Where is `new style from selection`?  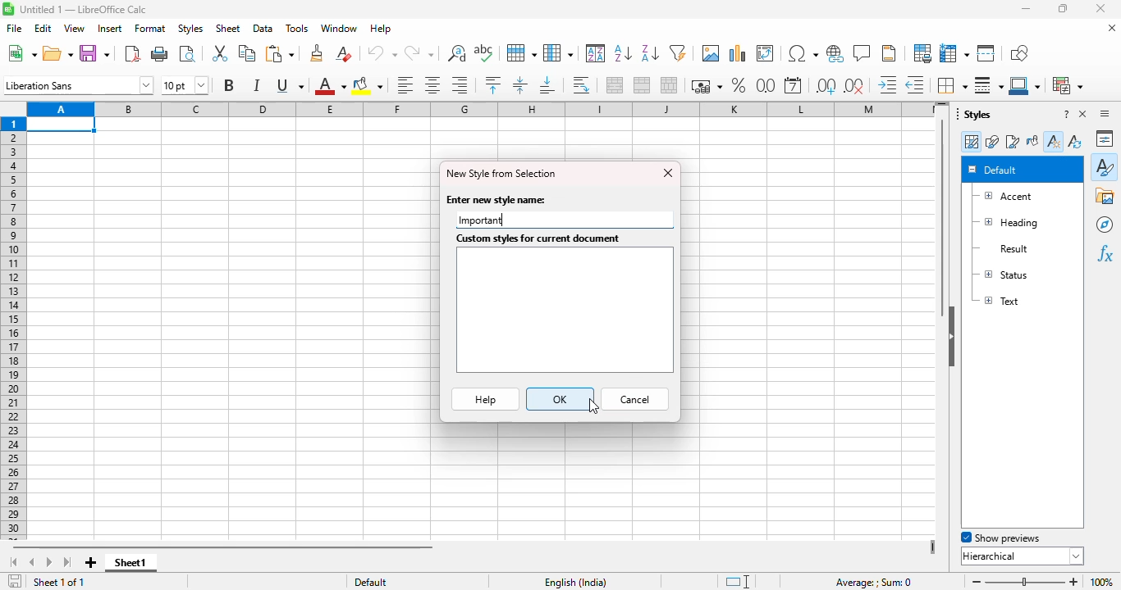 new style from selection is located at coordinates (501, 174).